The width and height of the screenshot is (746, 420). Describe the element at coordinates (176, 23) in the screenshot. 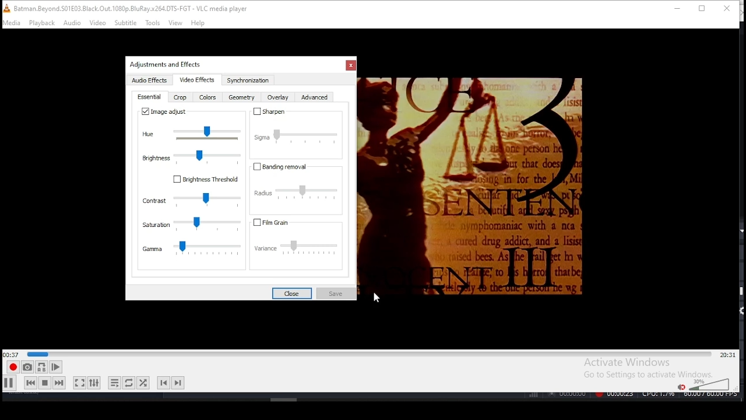

I see `view` at that location.